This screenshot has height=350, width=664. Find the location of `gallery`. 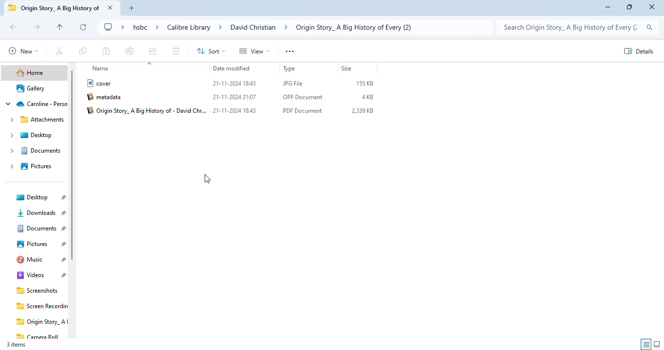

gallery is located at coordinates (30, 88).